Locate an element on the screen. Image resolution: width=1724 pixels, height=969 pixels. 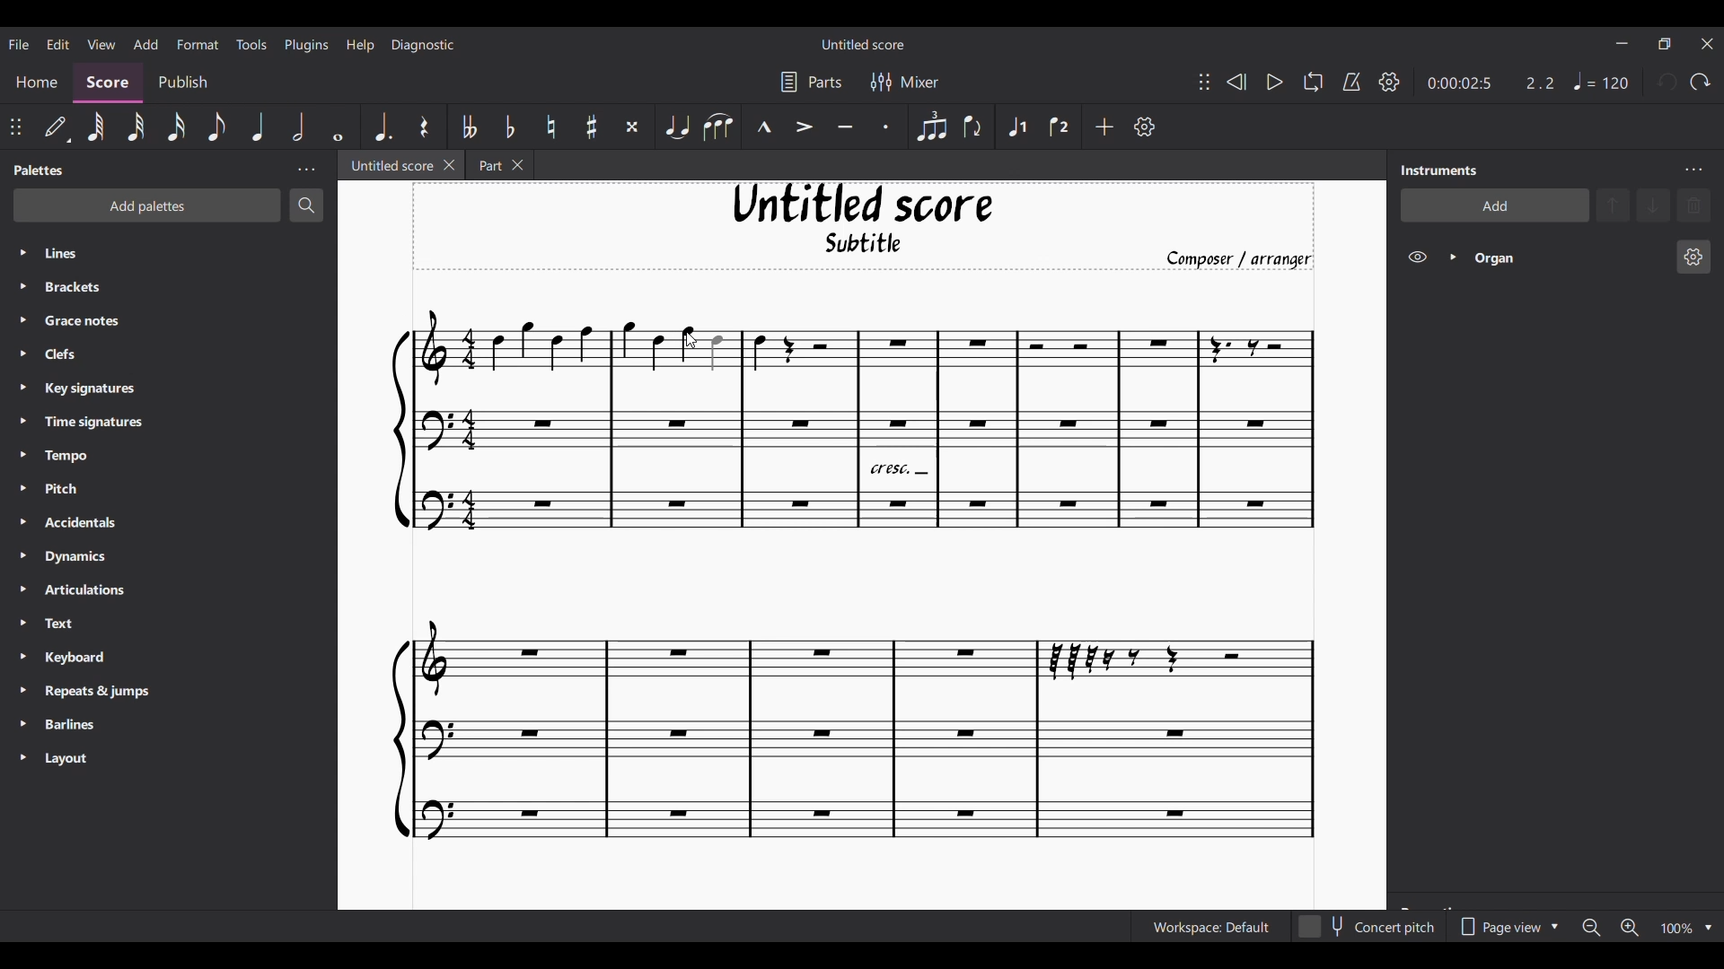
Change position of toolbar is located at coordinates (1203, 81).